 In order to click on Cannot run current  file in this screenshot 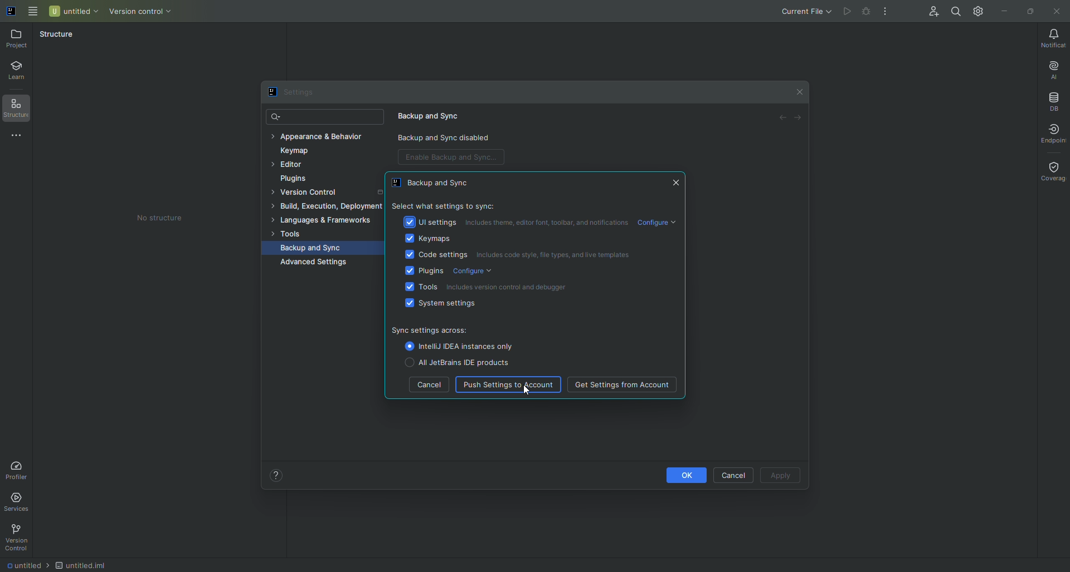, I will do `click(868, 13)`.